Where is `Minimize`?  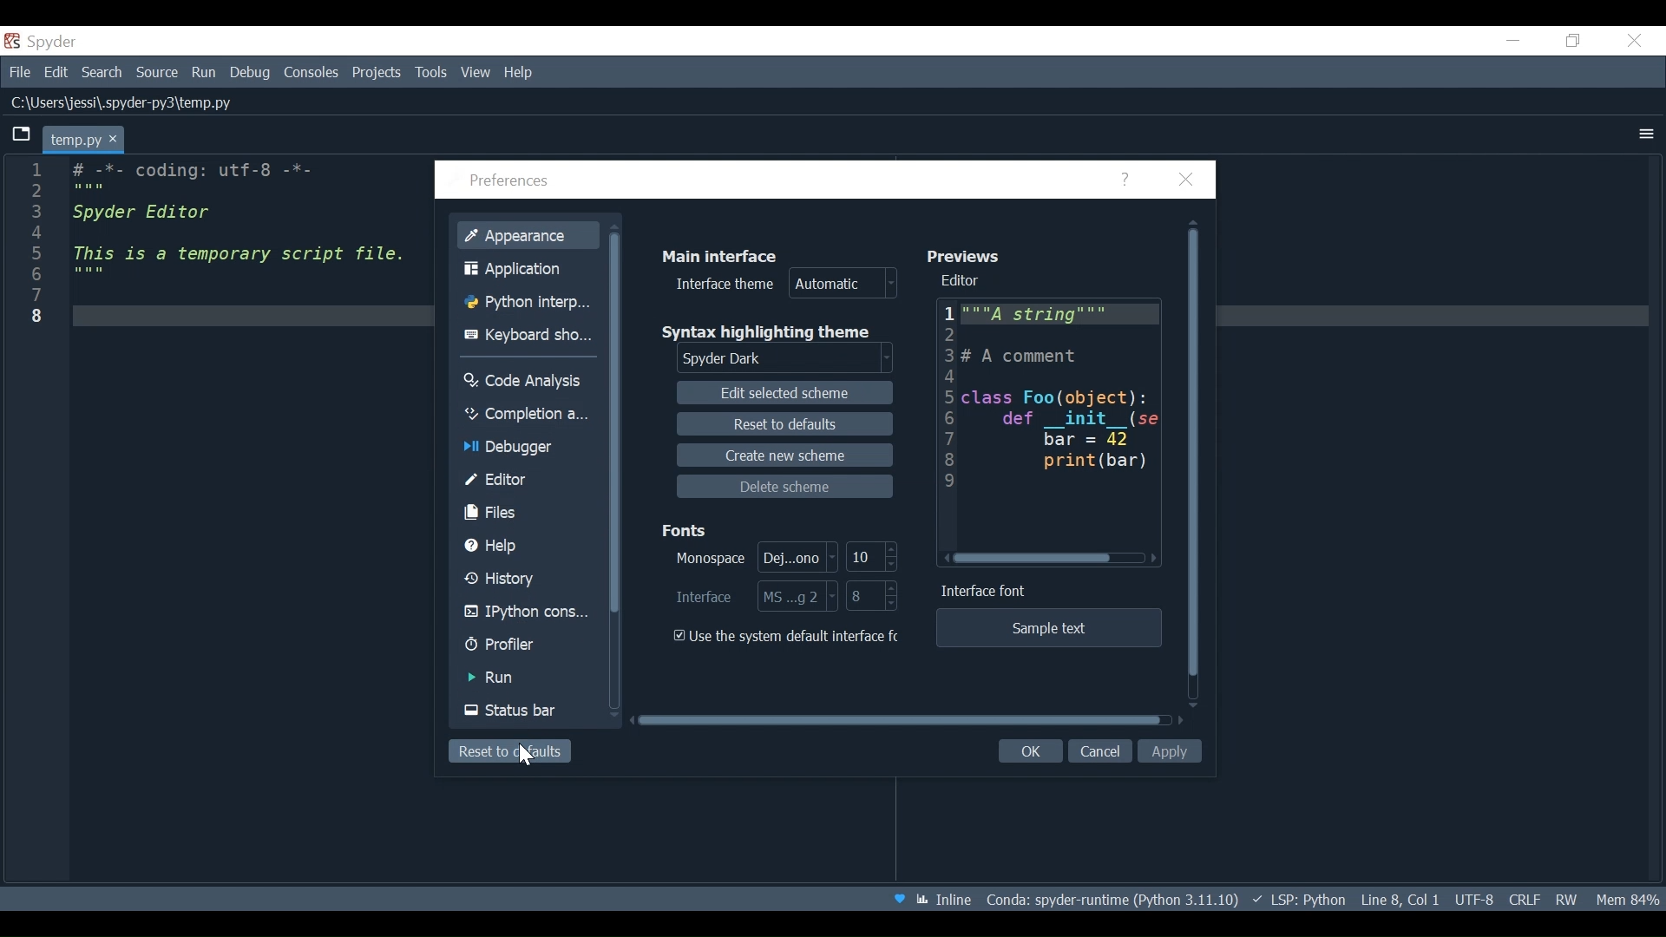 Minimize is located at coordinates (1514, 40).